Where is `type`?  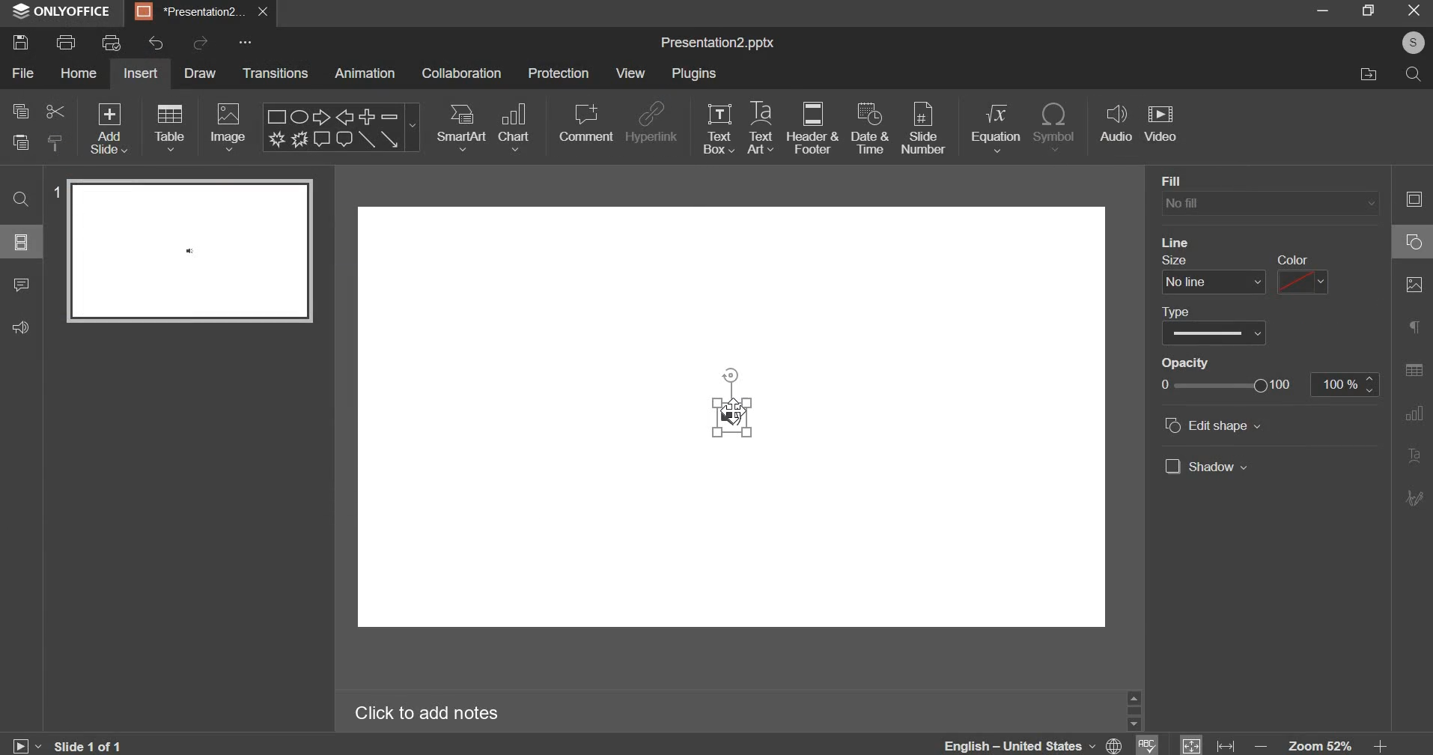
type is located at coordinates (1175, 312).